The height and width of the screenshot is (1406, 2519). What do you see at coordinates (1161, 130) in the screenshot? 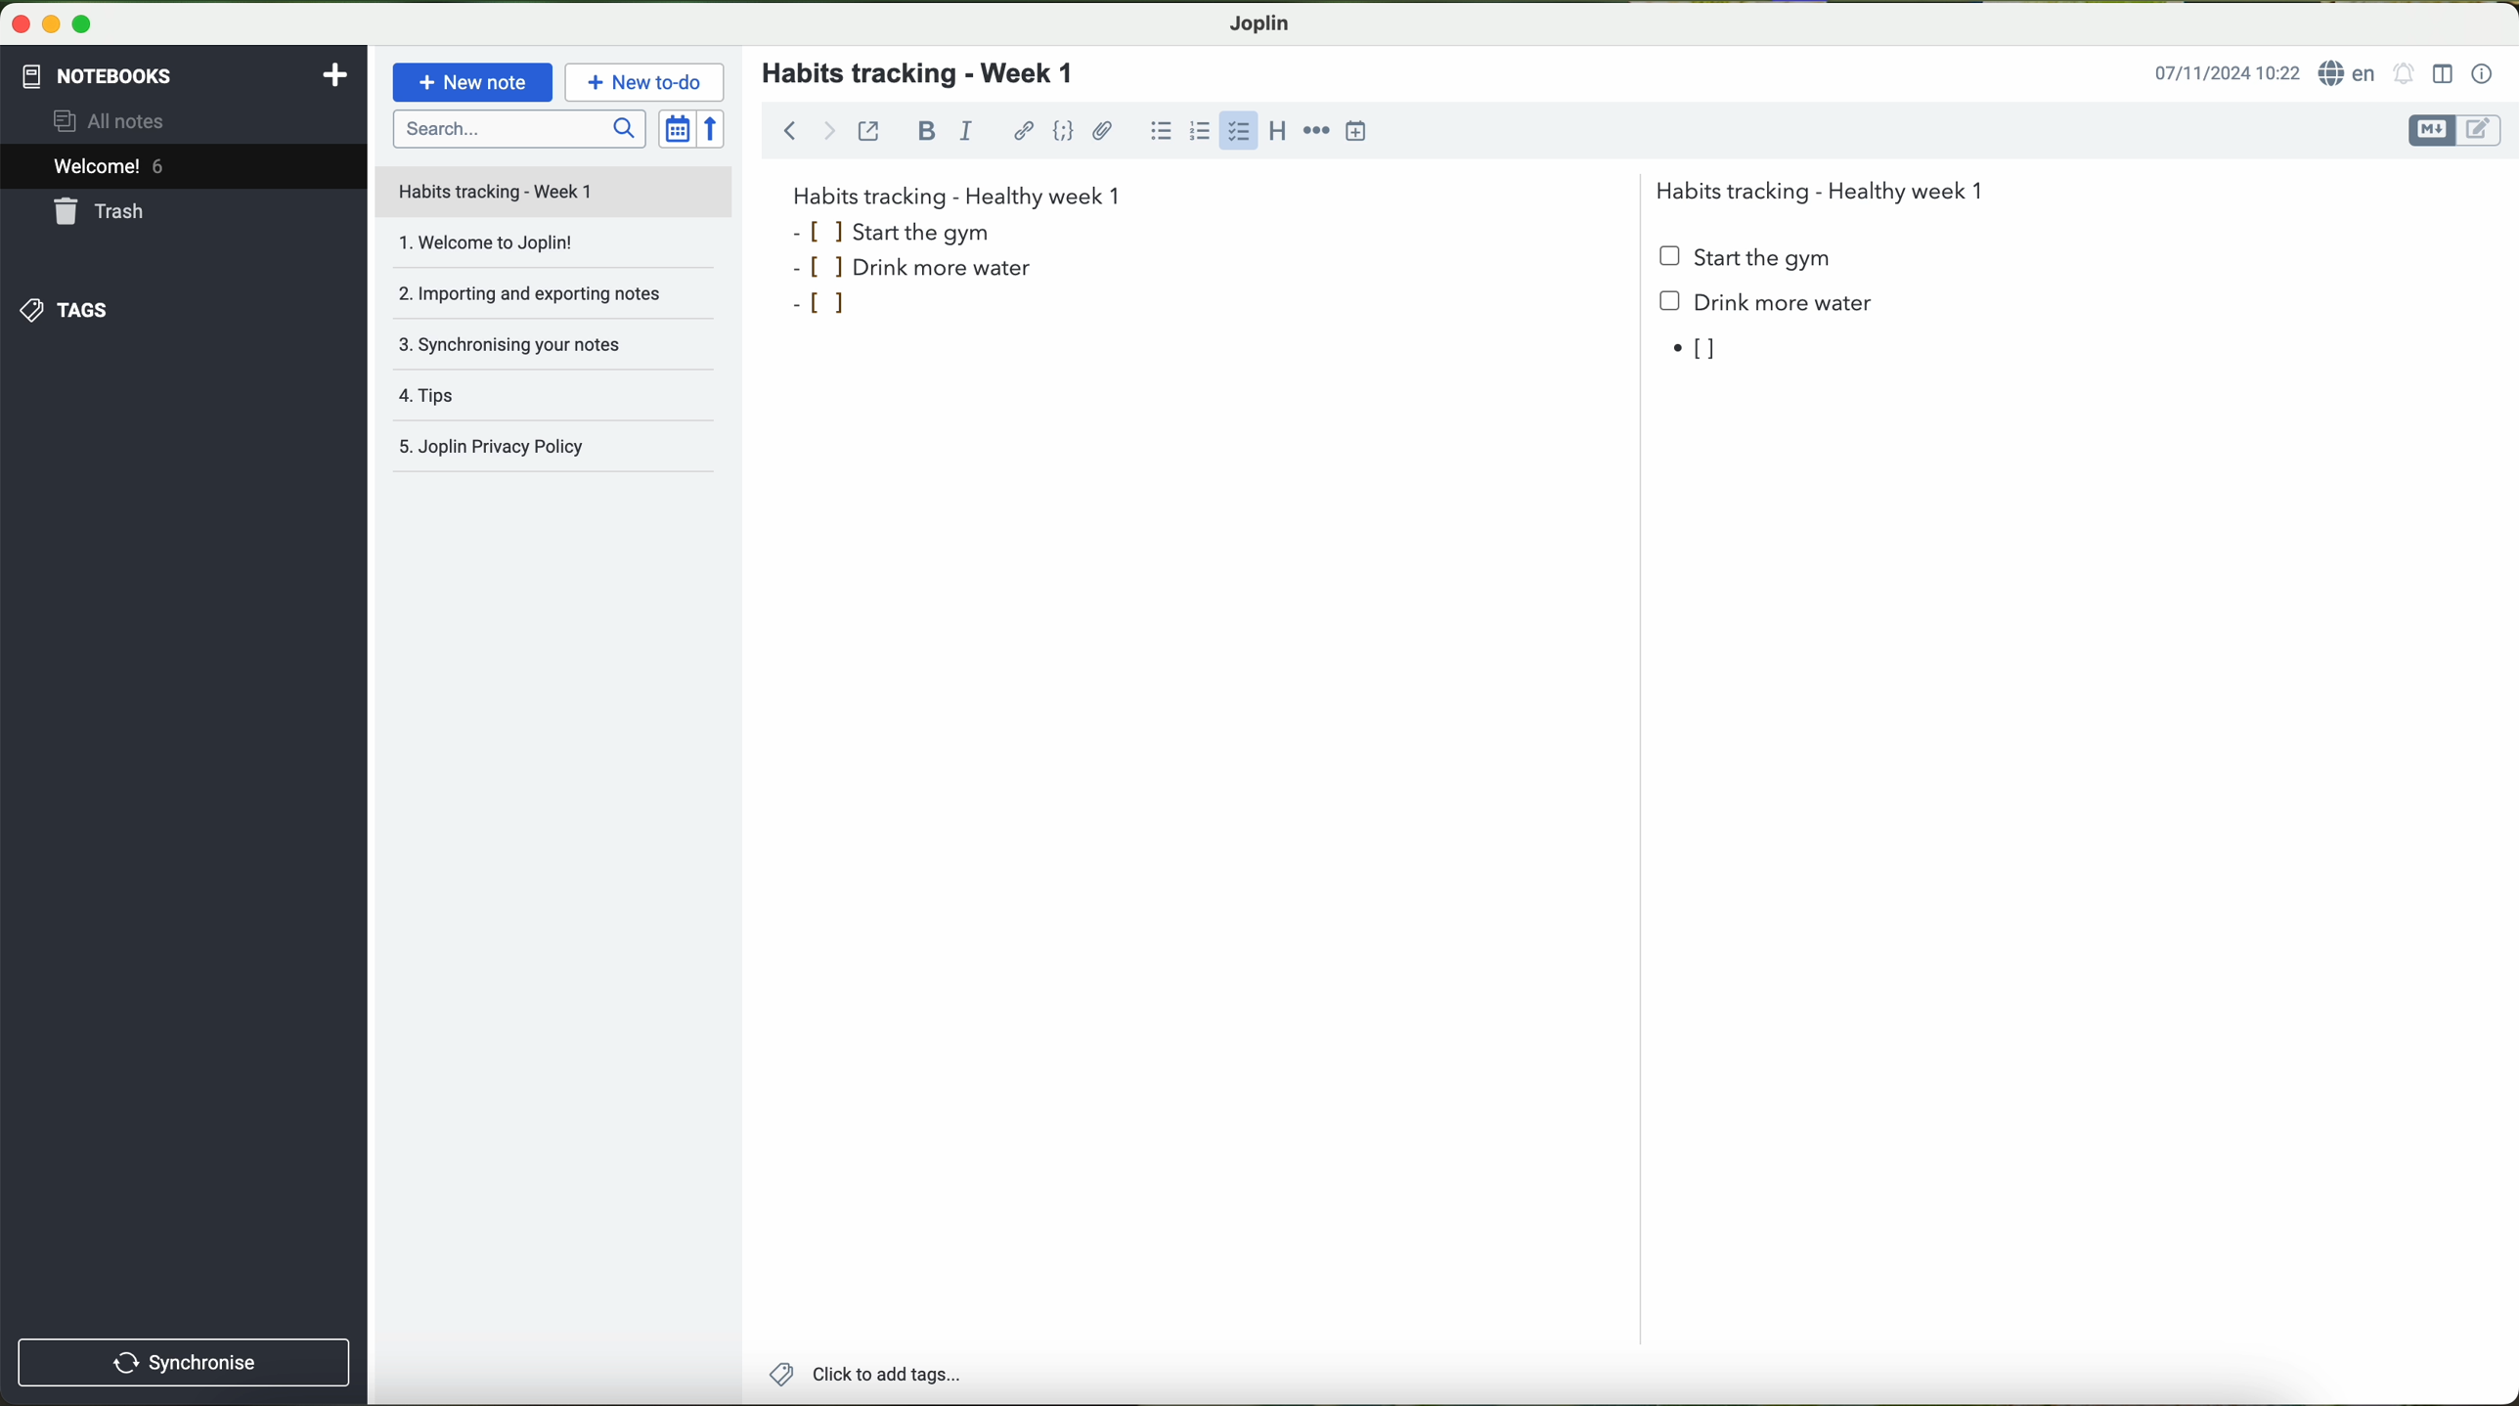
I see `bulleted list` at bounding box center [1161, 130].